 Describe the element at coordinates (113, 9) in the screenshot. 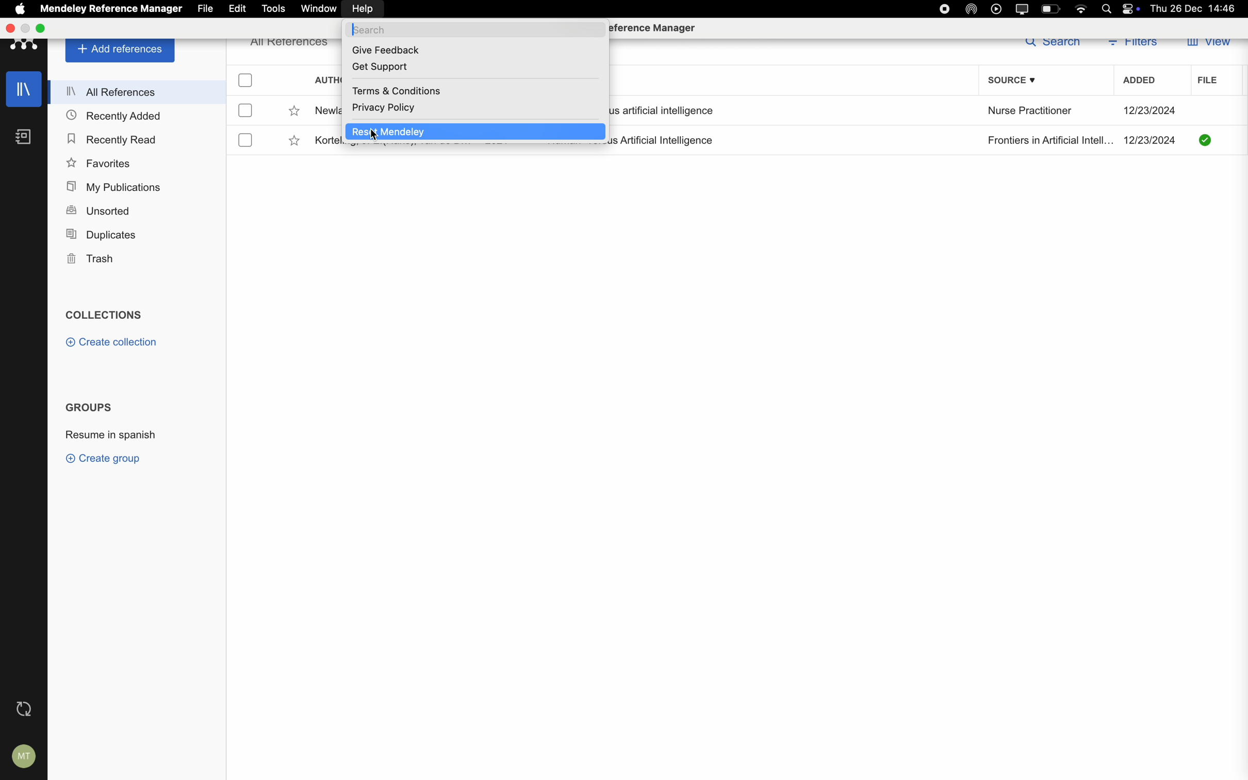

I see `Mendeley Reference Manager` at that location.